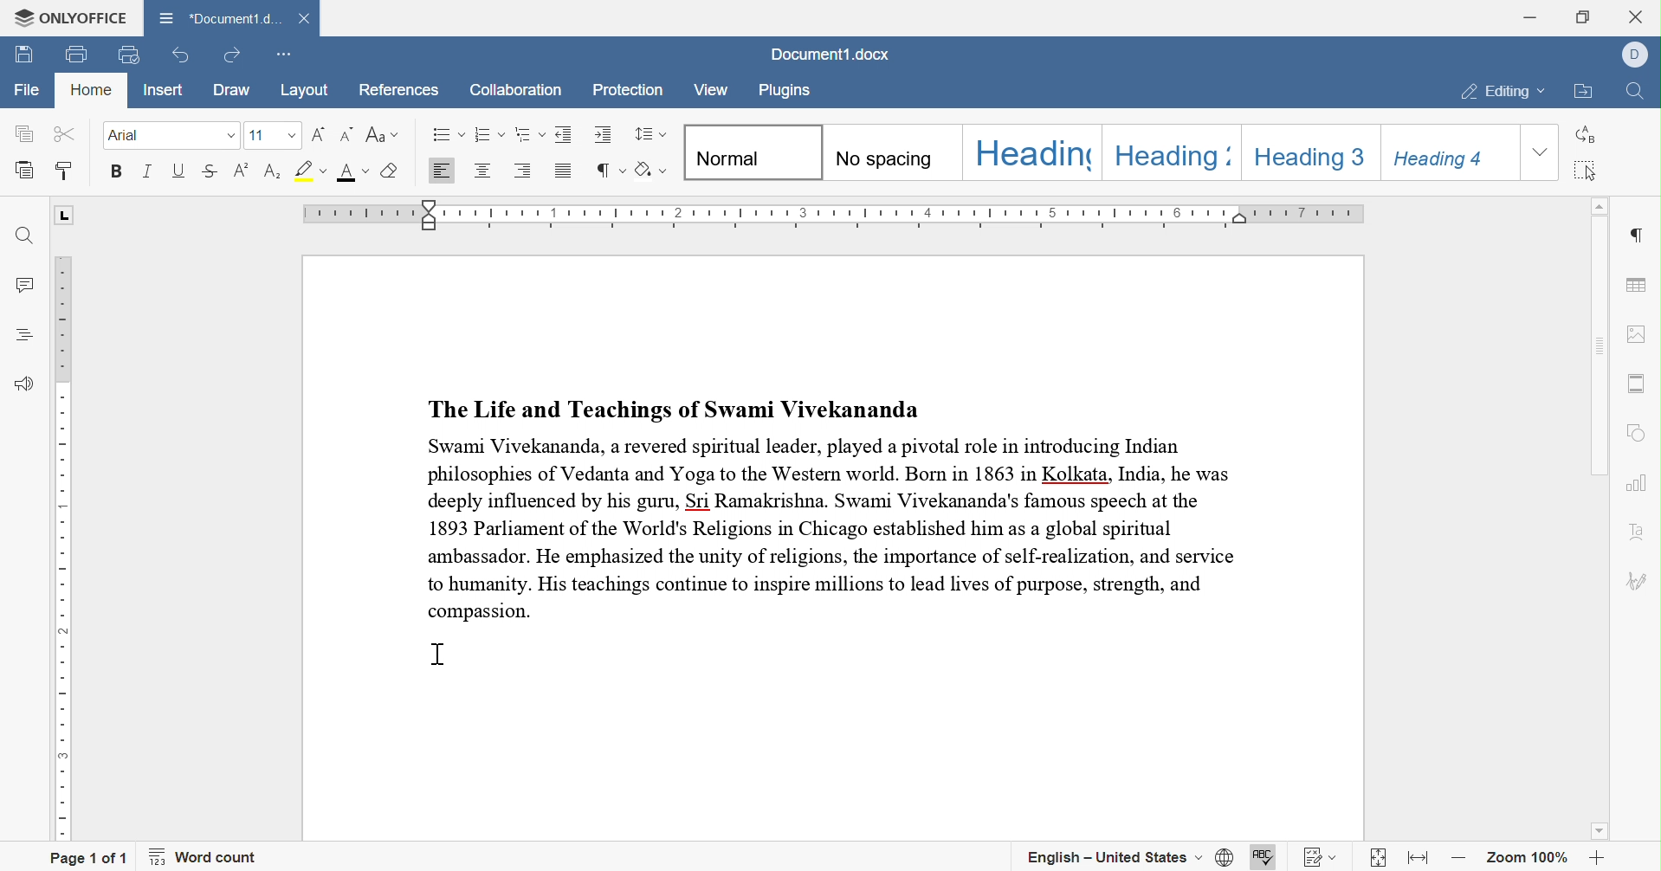 This screenshot has height=871, width=1661. What do you see at coordinates (1595, 345) in the screenshot?
I see `scroll bar` at bounding box center [1595, 345].